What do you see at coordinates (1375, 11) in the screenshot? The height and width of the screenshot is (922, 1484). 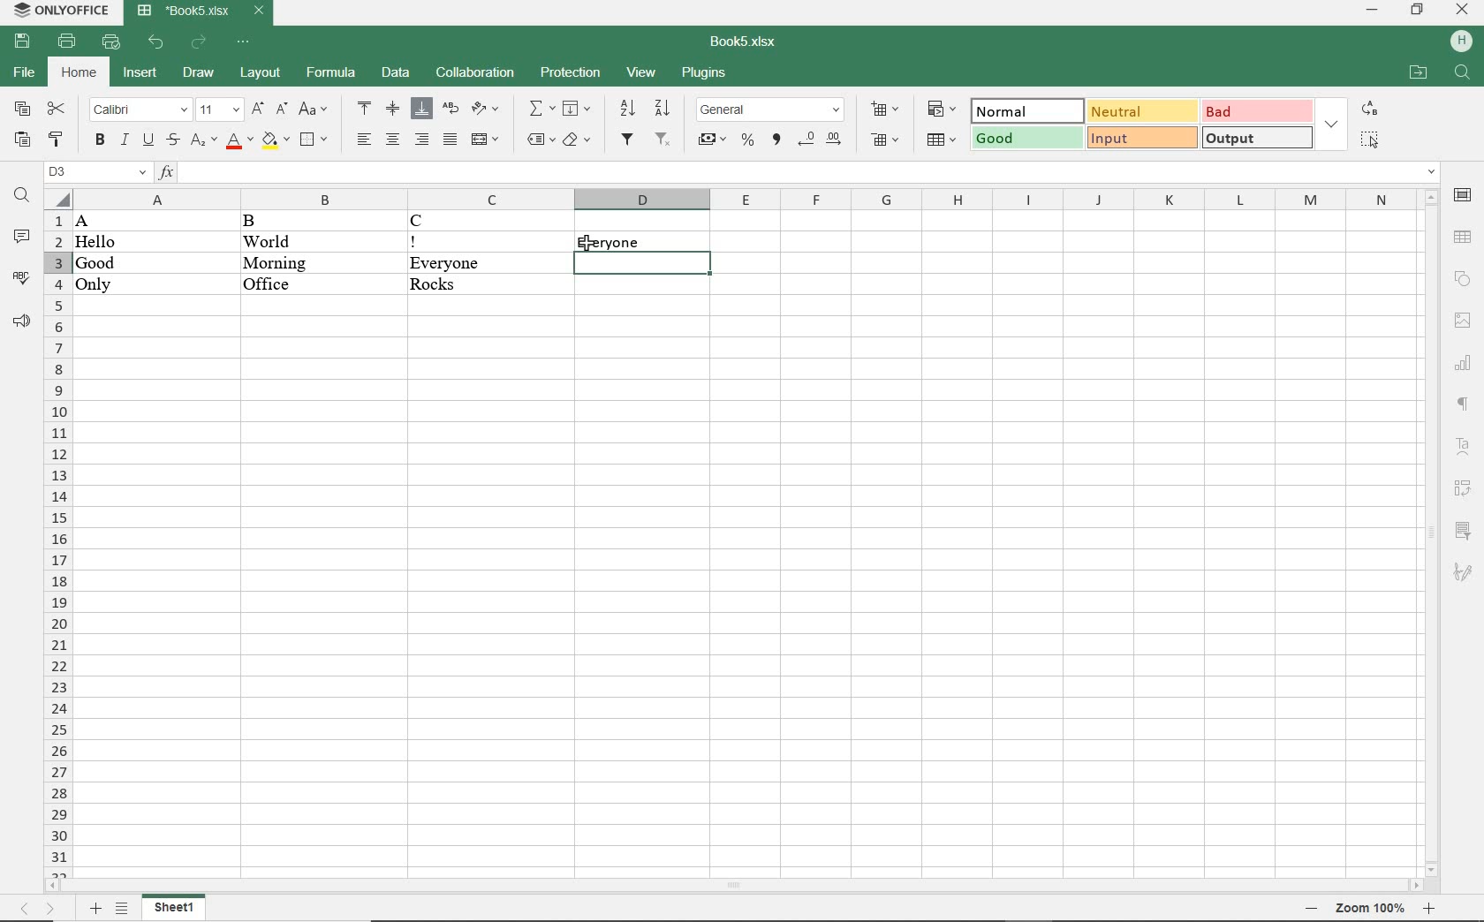 I see `minimize` at bounding box center [1375, 11].